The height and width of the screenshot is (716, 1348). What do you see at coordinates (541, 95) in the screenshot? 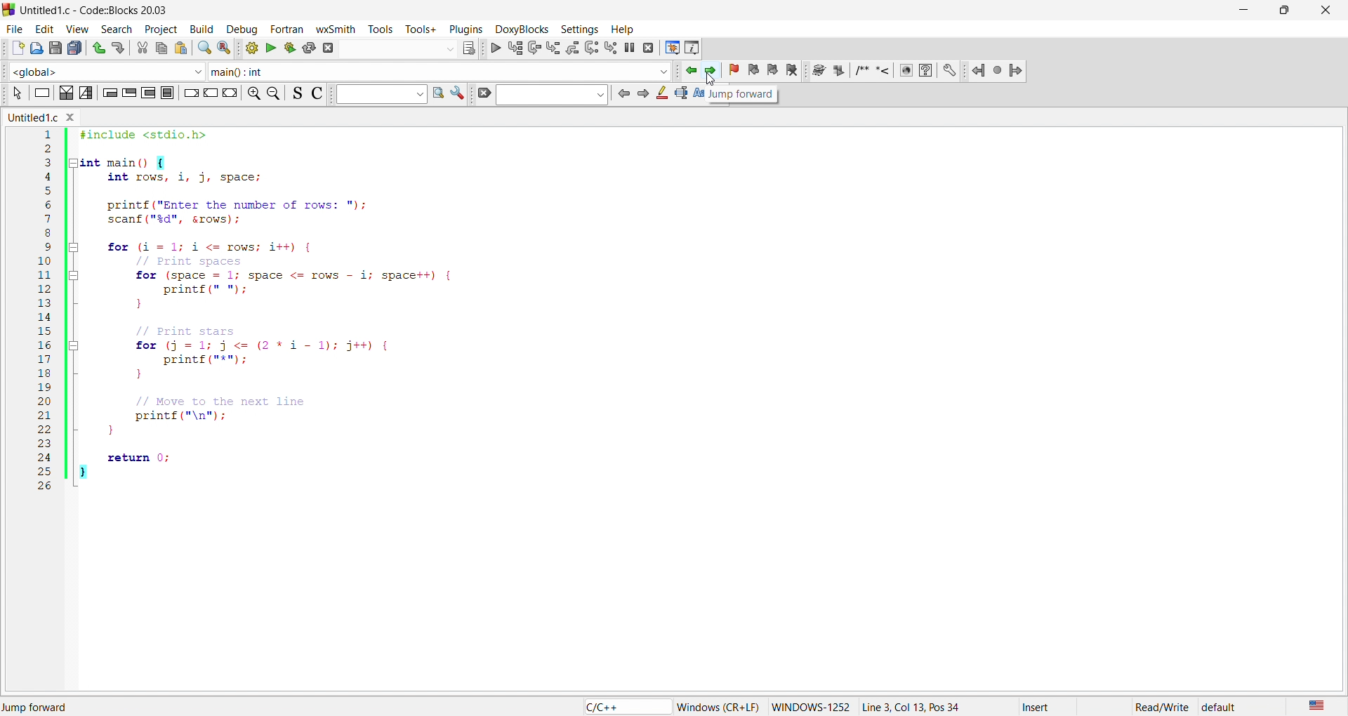
I see `search bar` at bounding box center [541, 95].